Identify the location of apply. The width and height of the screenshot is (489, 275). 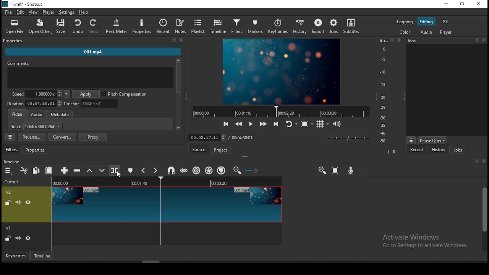
(87, 94).